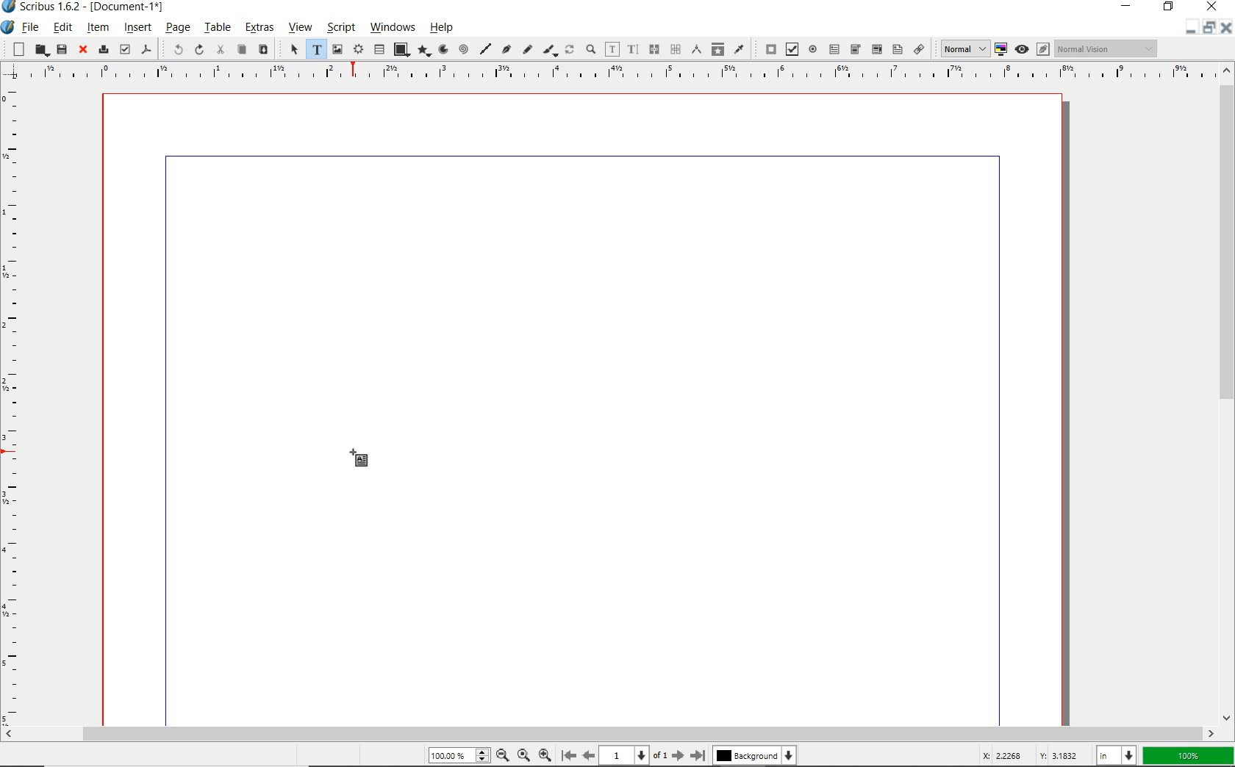 The width and height of the screenshot is (1235, 767). What do you see at coordinates (217, 29) in the screenshot?
I see `table` at bounding box center [217, 29].